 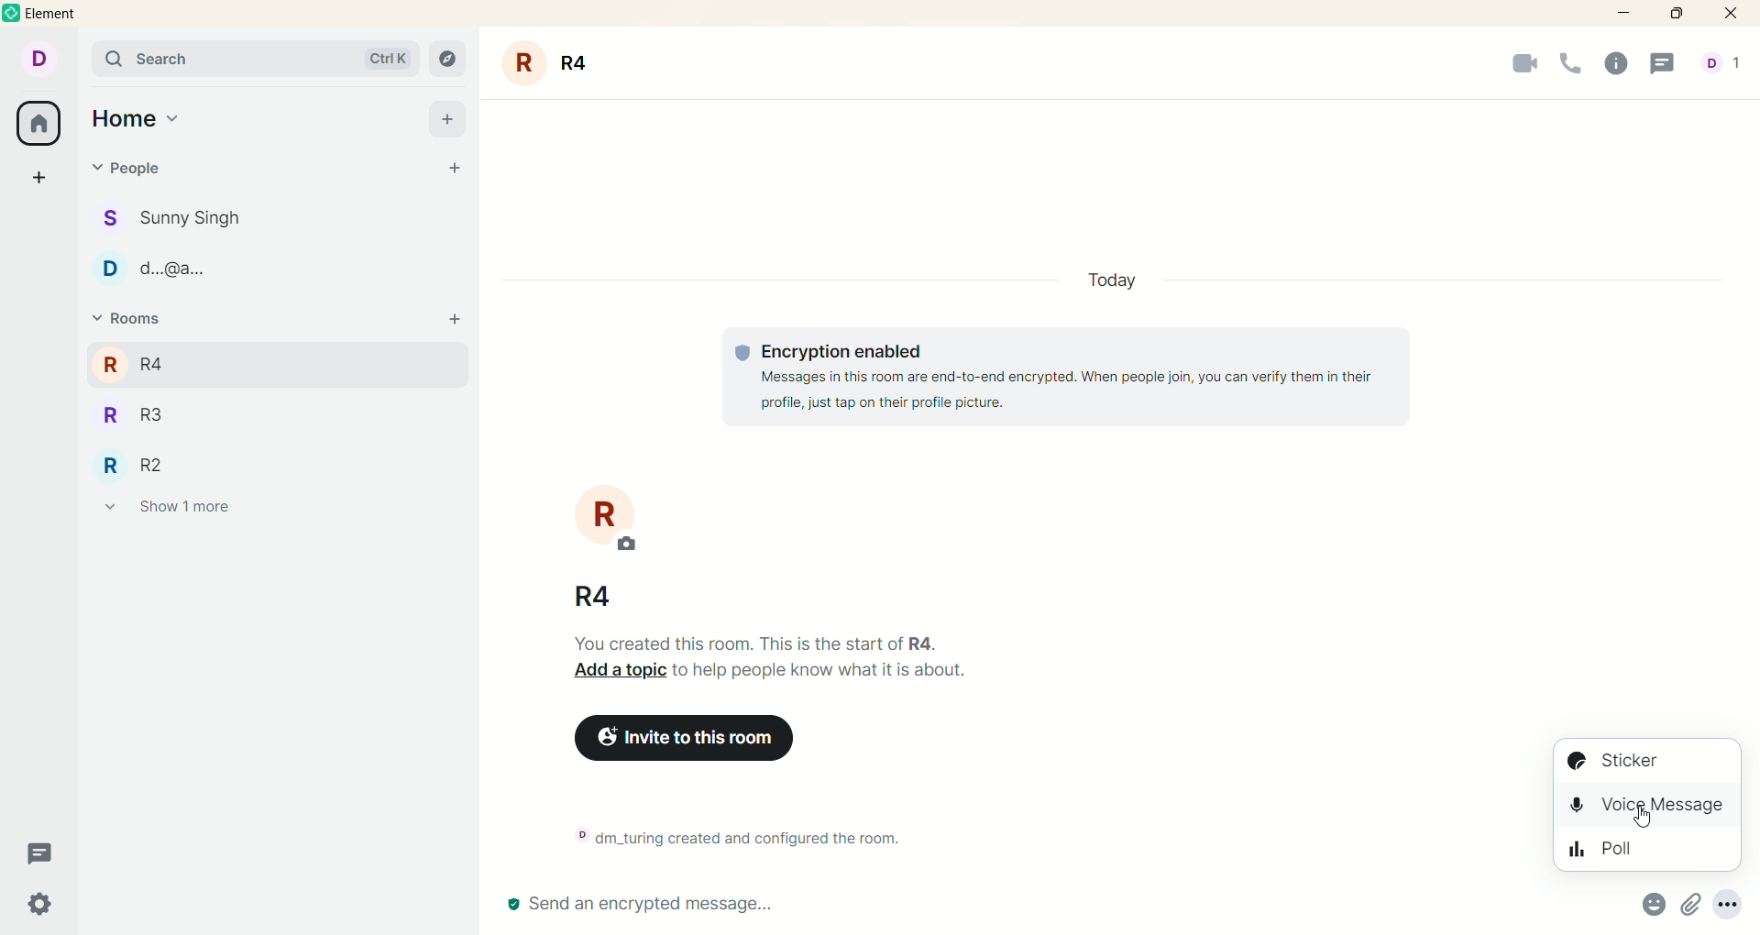 I want to click on maximize, so click(x=1682, y=15).